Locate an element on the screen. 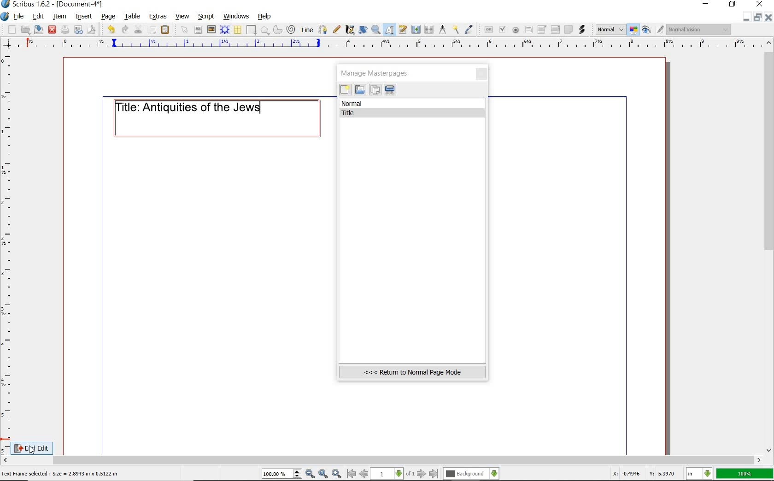 This screenshot has width=774, height=481. preview mode is located at coordinates (653, 29).